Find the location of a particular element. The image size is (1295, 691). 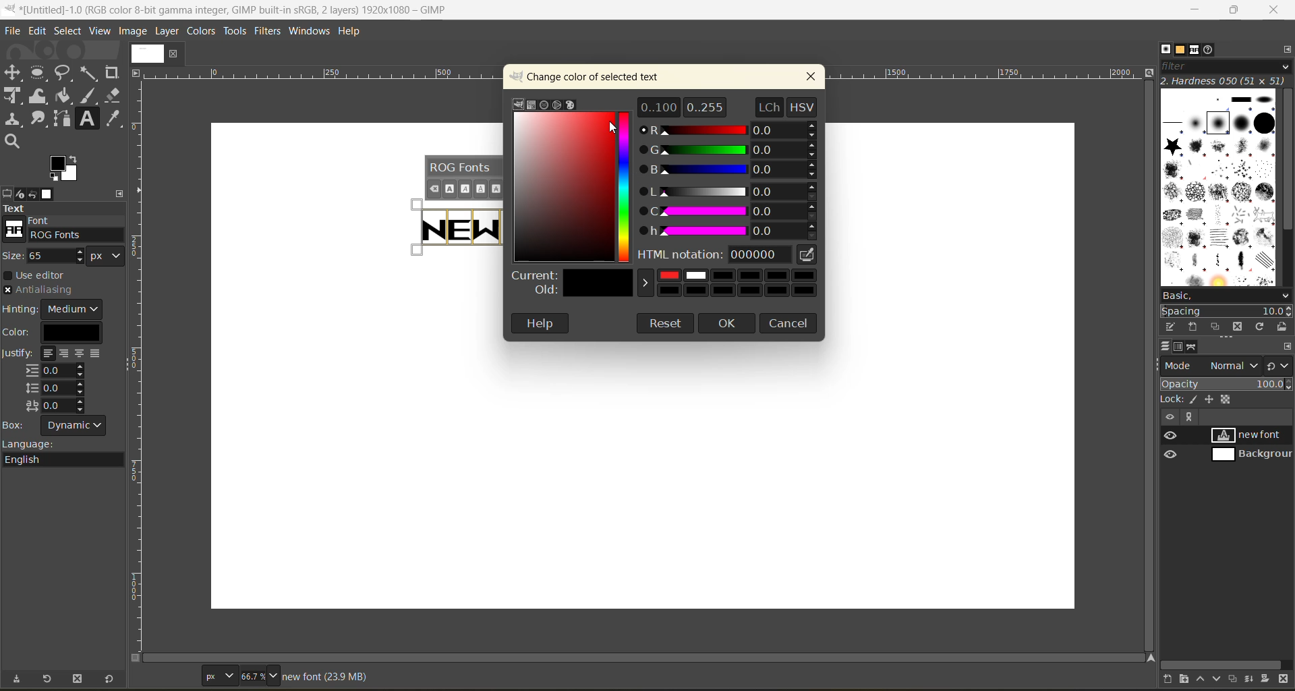

layers is located at coordinates (1166, 344).